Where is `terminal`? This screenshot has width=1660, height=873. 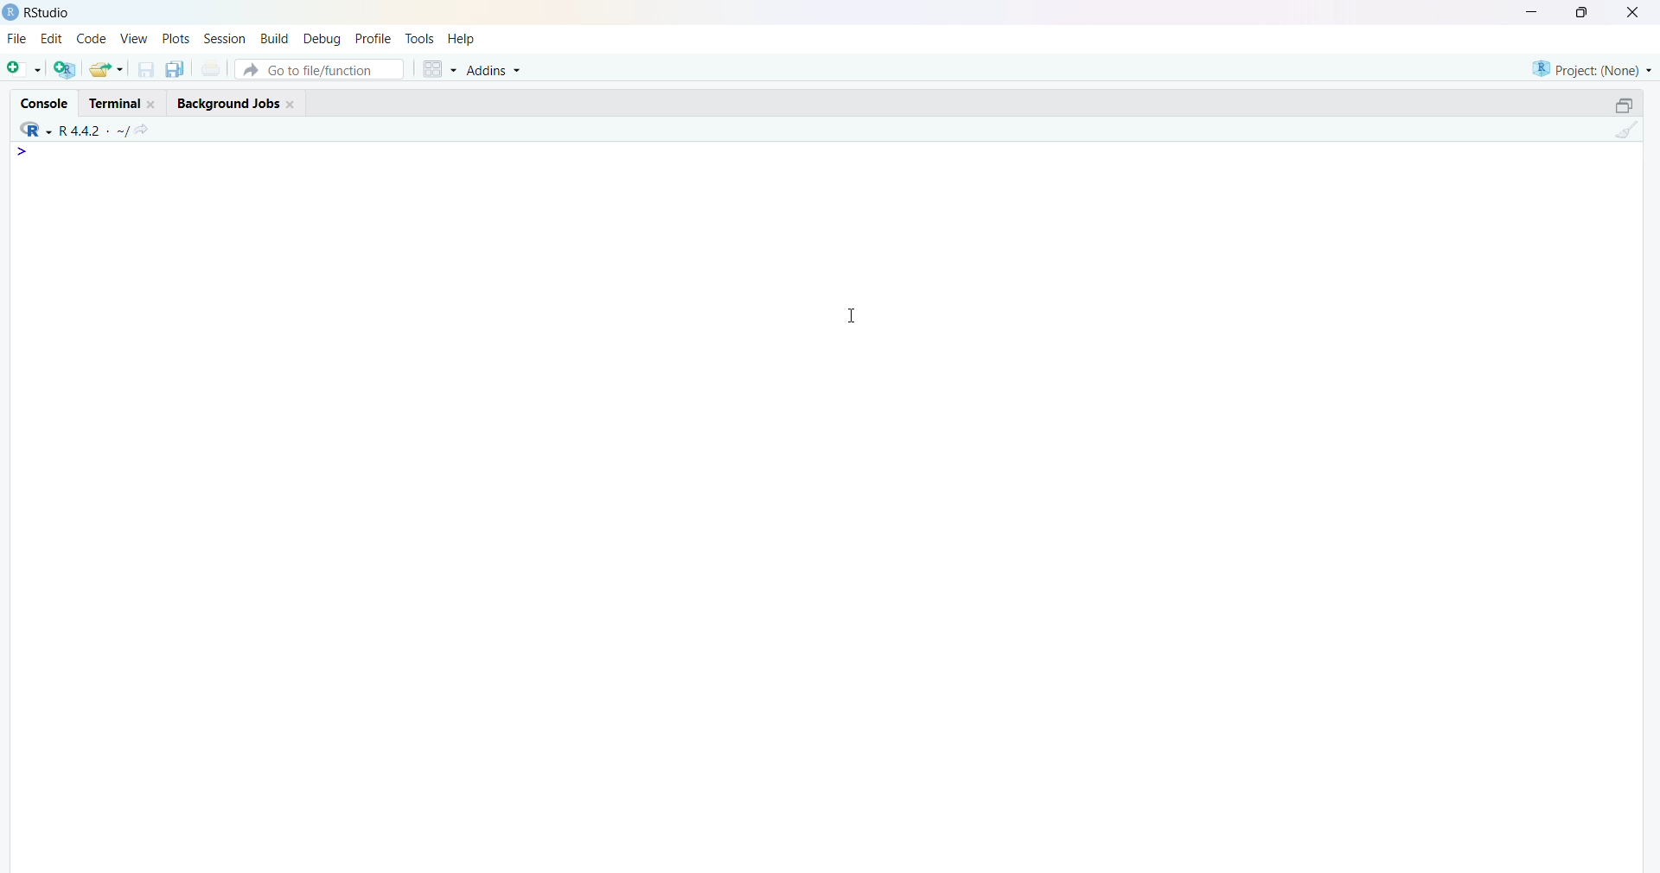
terminal is located at coordinates (114, 104).